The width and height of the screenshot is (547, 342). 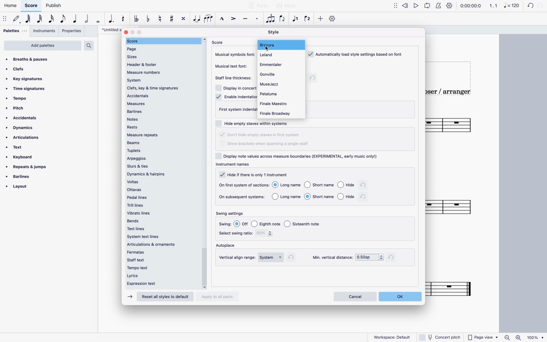 What do you see at coordinates (161, 80) in the screenshot?
I see `system` at bounding box center [161, 80].